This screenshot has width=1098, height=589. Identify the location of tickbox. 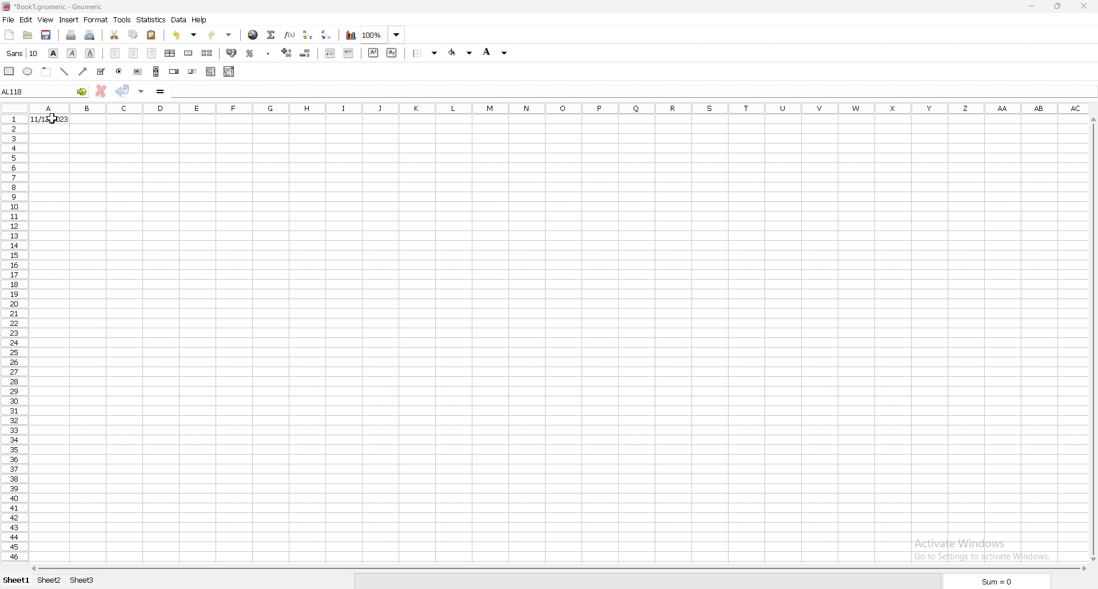
(102, 71).